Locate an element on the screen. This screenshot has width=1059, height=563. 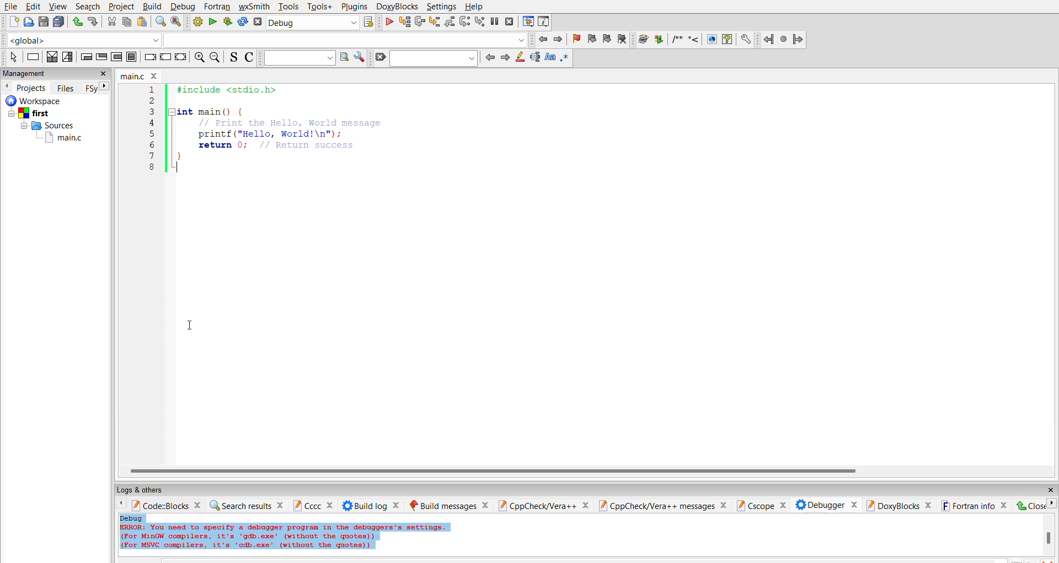
entry condition loop is located at coordinates (86, 58).